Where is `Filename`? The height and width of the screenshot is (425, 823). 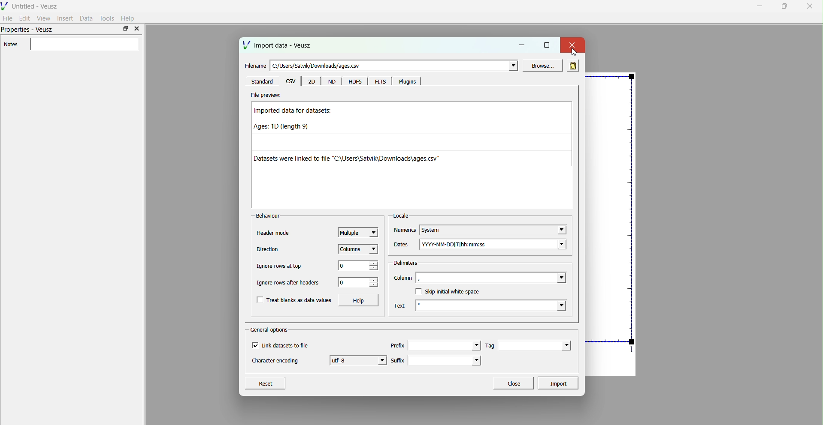 Filename is located at coordinates (254, 66).